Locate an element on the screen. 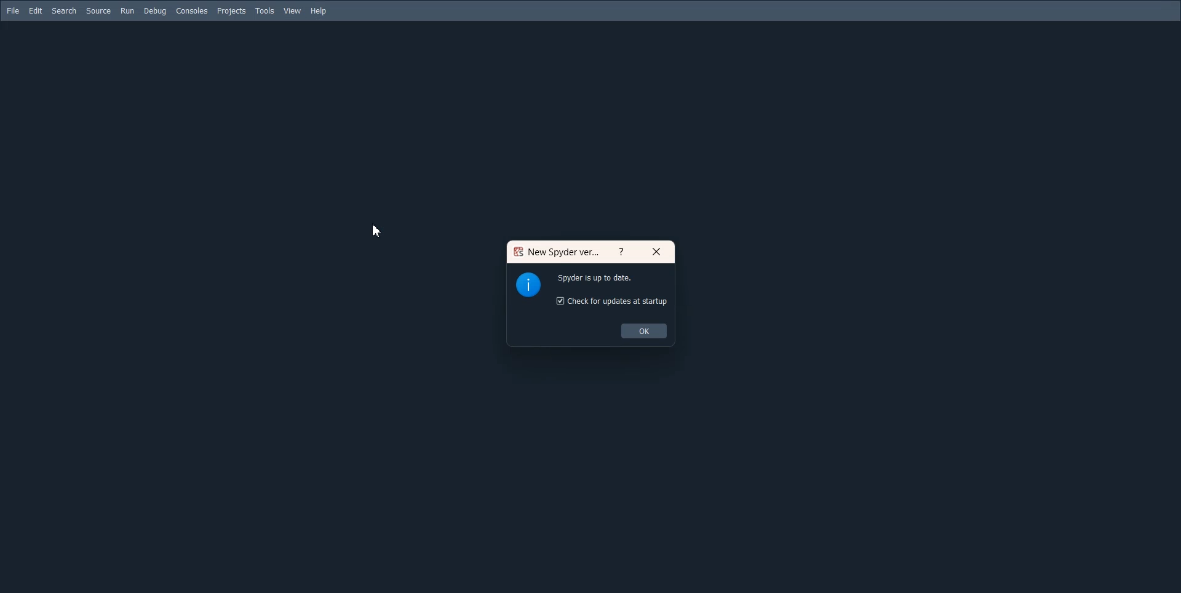 The image size is (1181, 593). Run is located at coordinates (127, 11).